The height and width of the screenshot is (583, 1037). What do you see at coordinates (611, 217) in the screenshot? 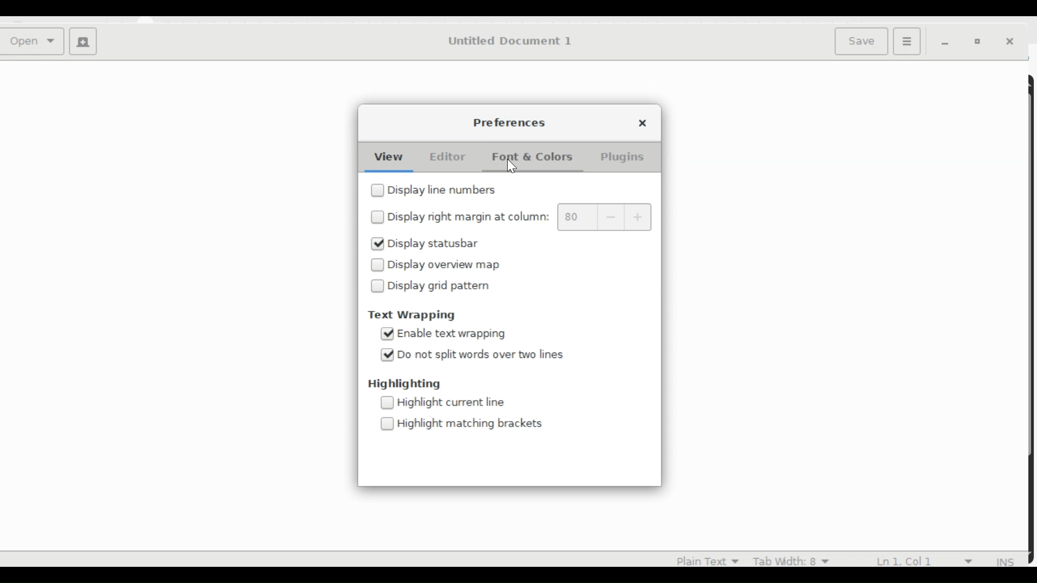
I see `decrease right margin value ` at bounding box center [611, 217].